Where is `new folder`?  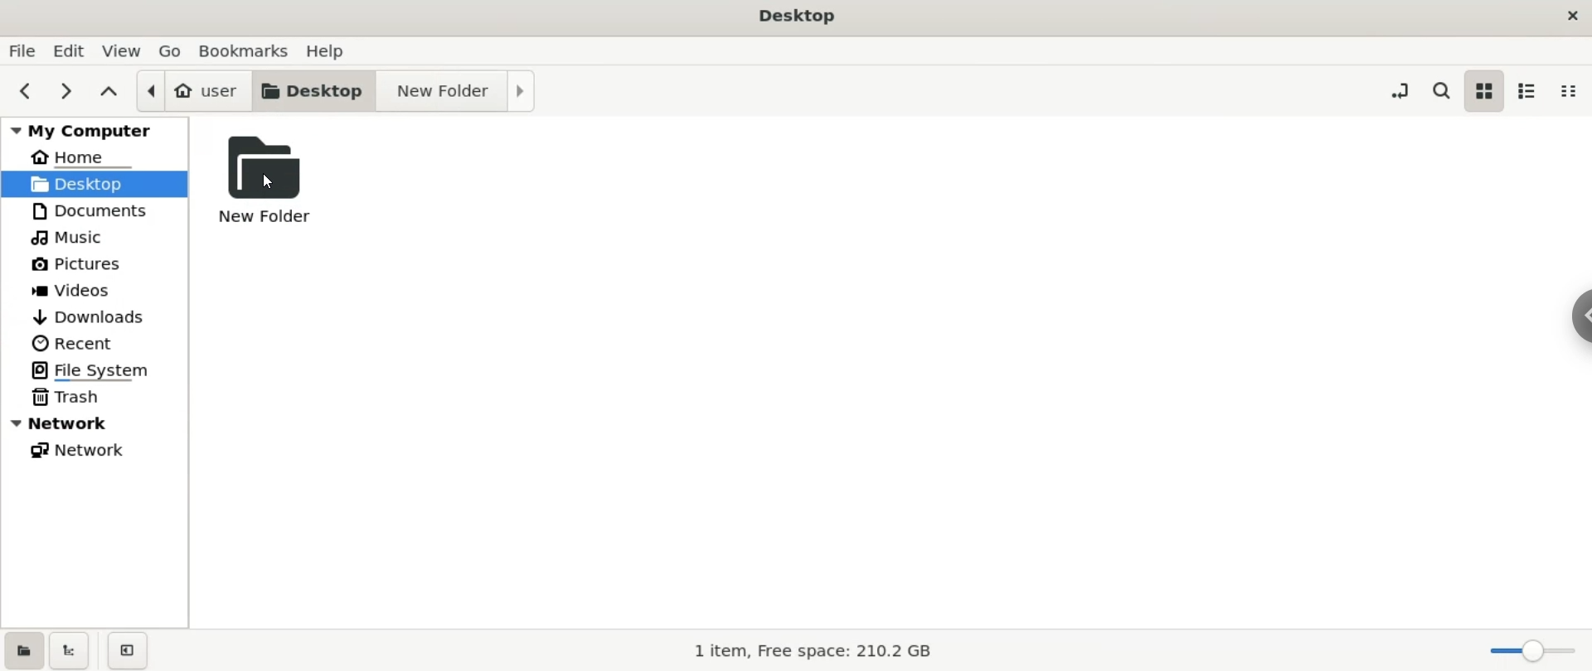
new folder is located at coordinates (281, 181).